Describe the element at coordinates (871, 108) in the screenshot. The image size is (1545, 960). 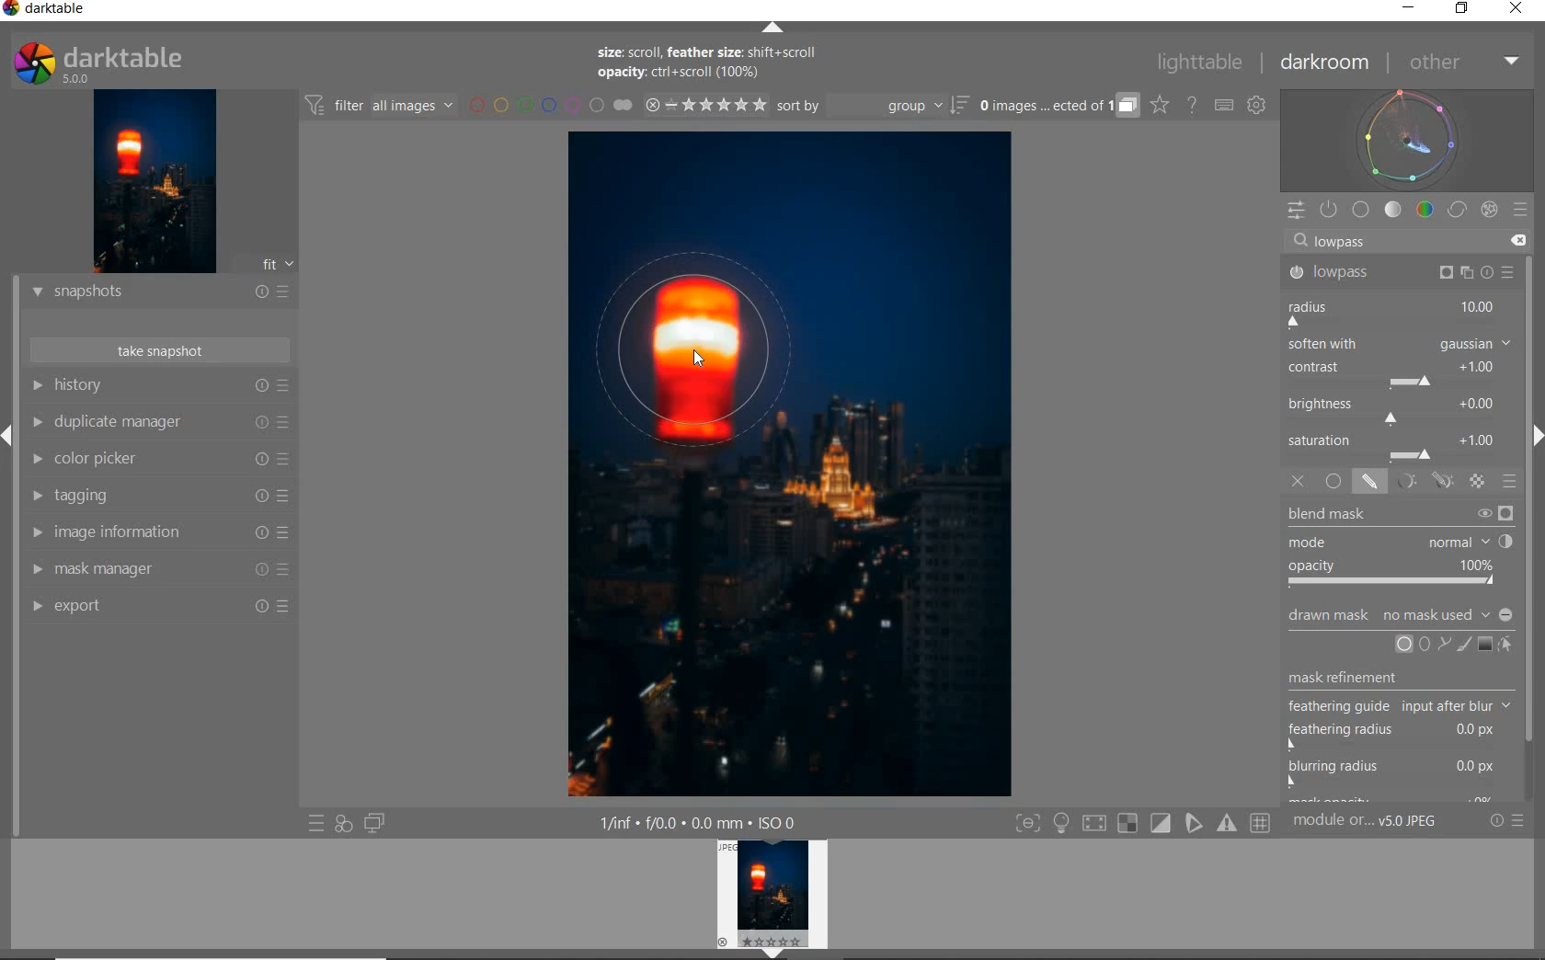
I see `SORT` at that location.